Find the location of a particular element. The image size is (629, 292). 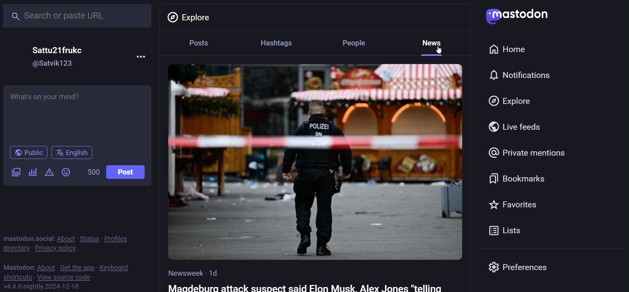

mastodon is located at coordinates (519, 16).